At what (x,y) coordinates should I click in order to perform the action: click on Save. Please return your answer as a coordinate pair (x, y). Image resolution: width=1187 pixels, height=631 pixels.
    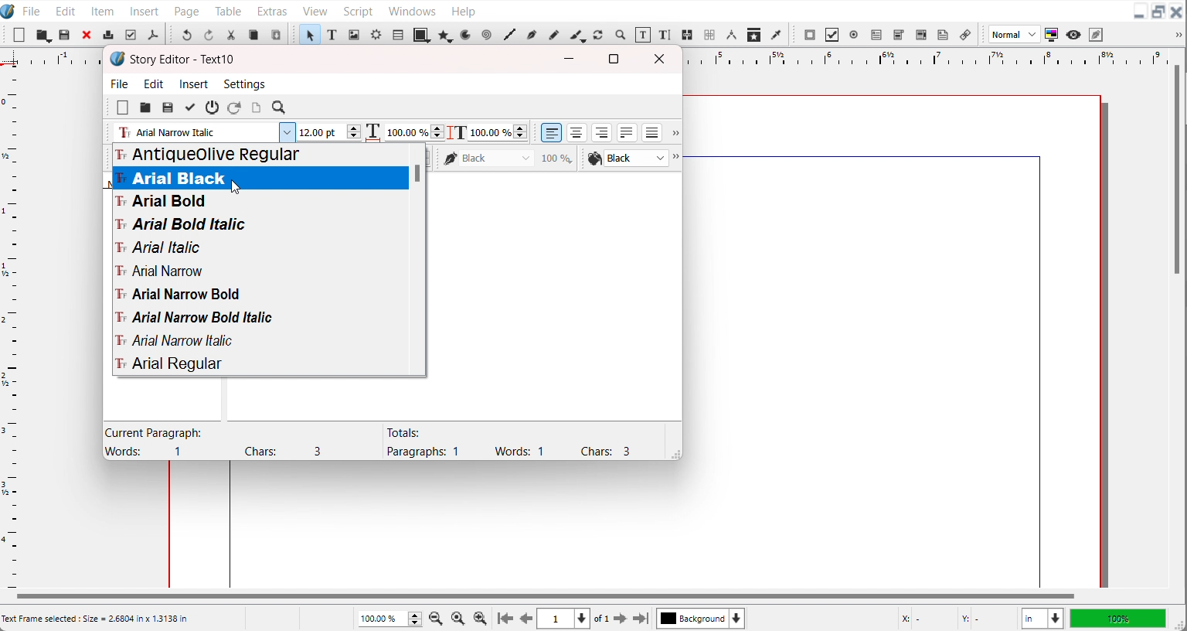
    Looking at the image, I should click on (43, 35).